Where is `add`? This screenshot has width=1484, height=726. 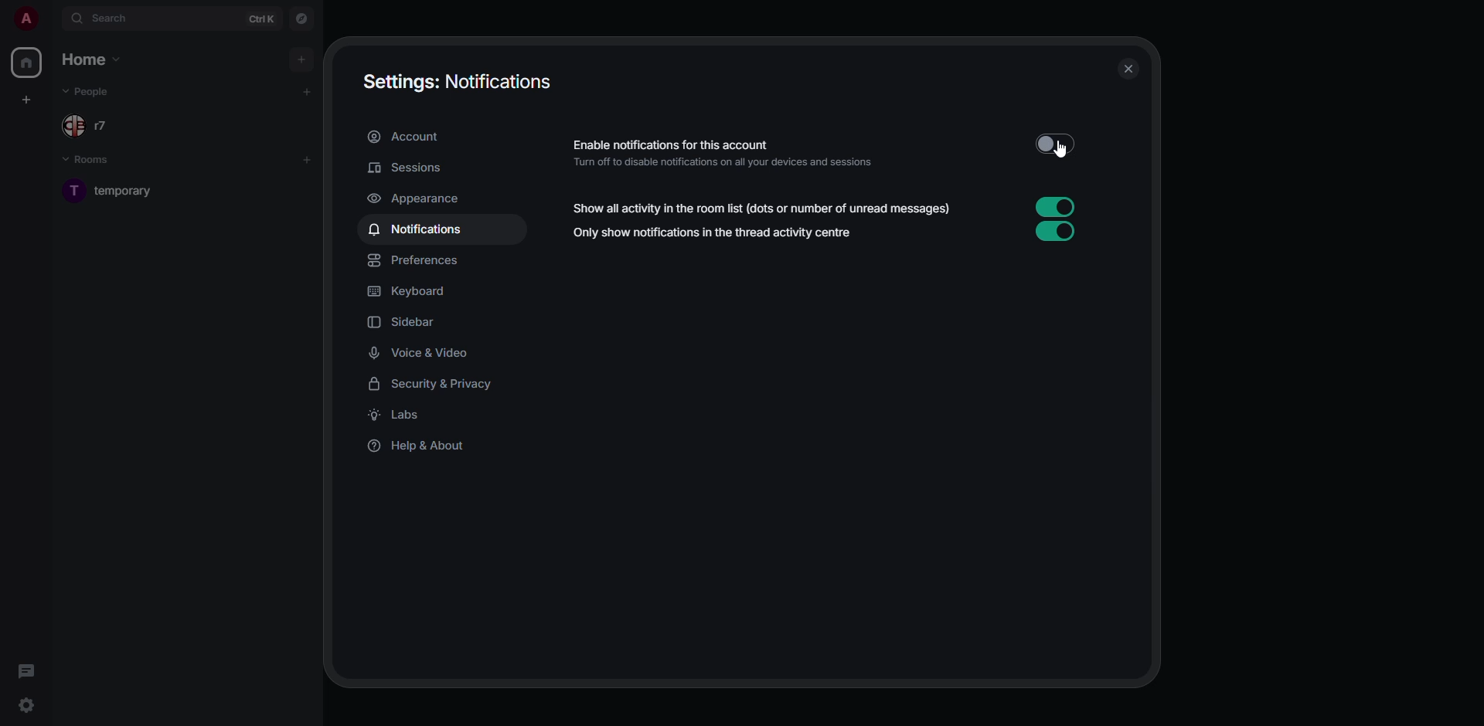
add is located at coordinates (308, 160).